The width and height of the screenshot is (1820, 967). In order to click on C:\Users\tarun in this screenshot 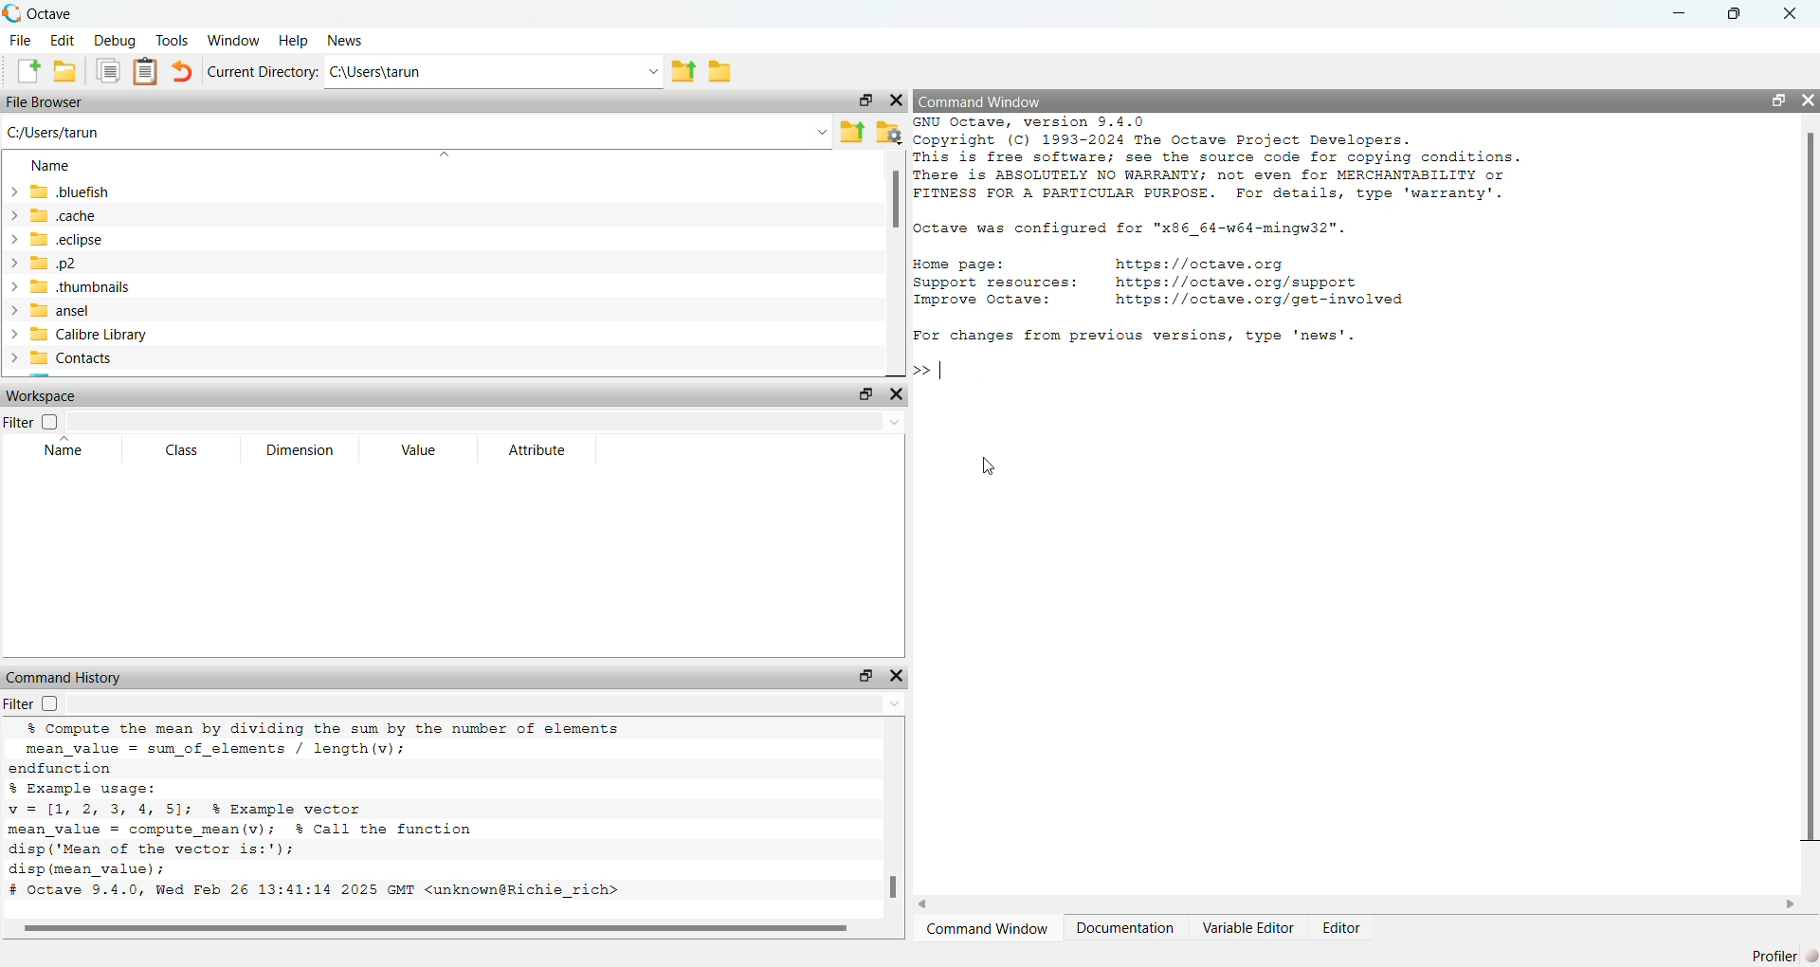, I will do `click(377, 72)`.